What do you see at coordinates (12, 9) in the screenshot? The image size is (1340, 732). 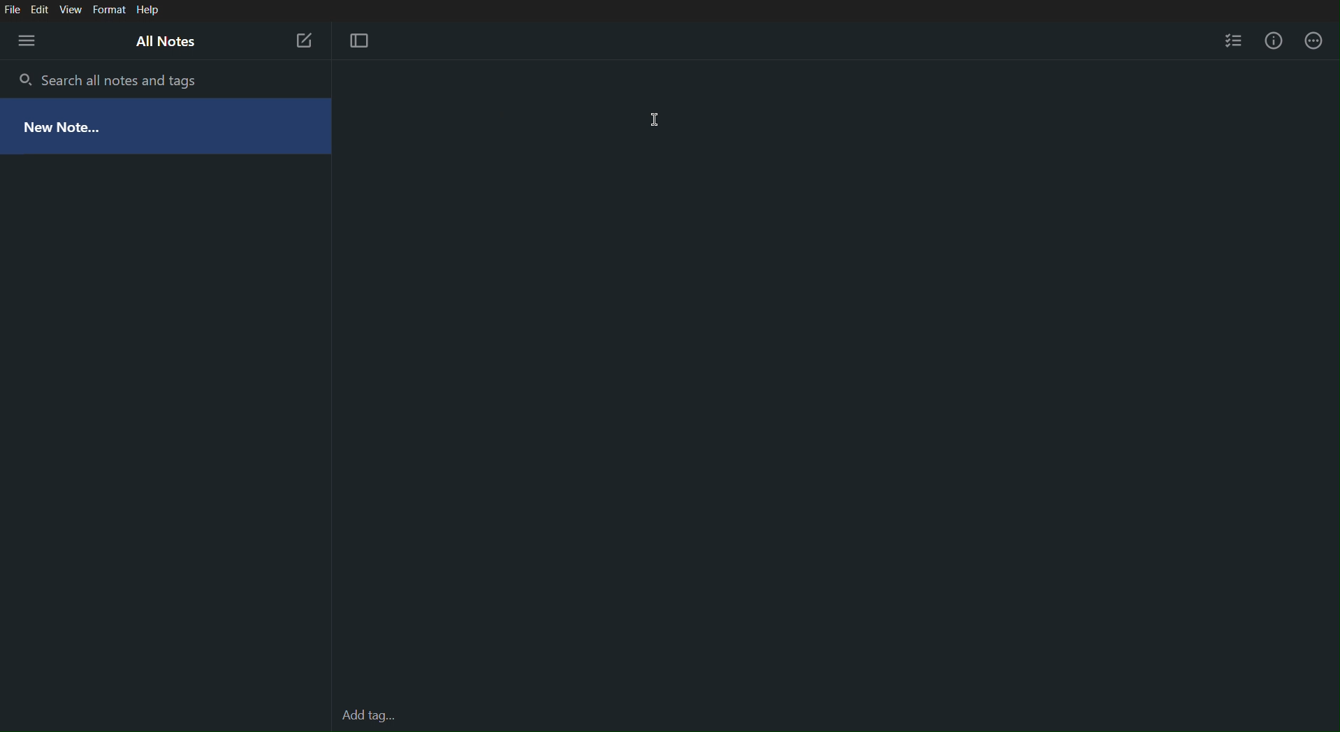 I see `File` at bounding box center [12, 9].